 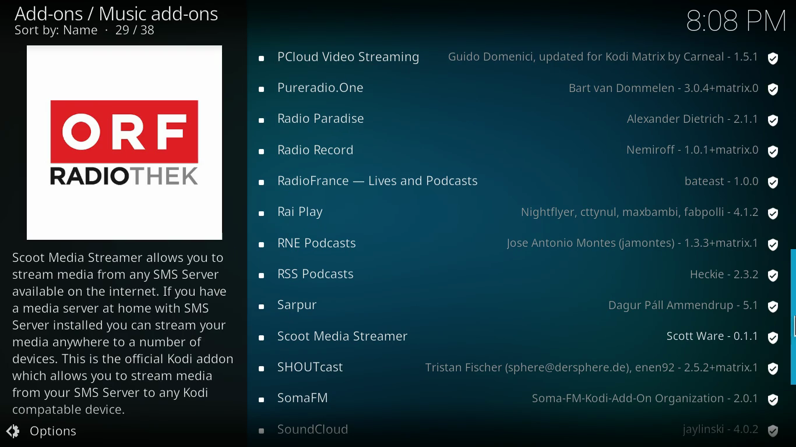 I want to click on add-on, so click(x=295, y=305).